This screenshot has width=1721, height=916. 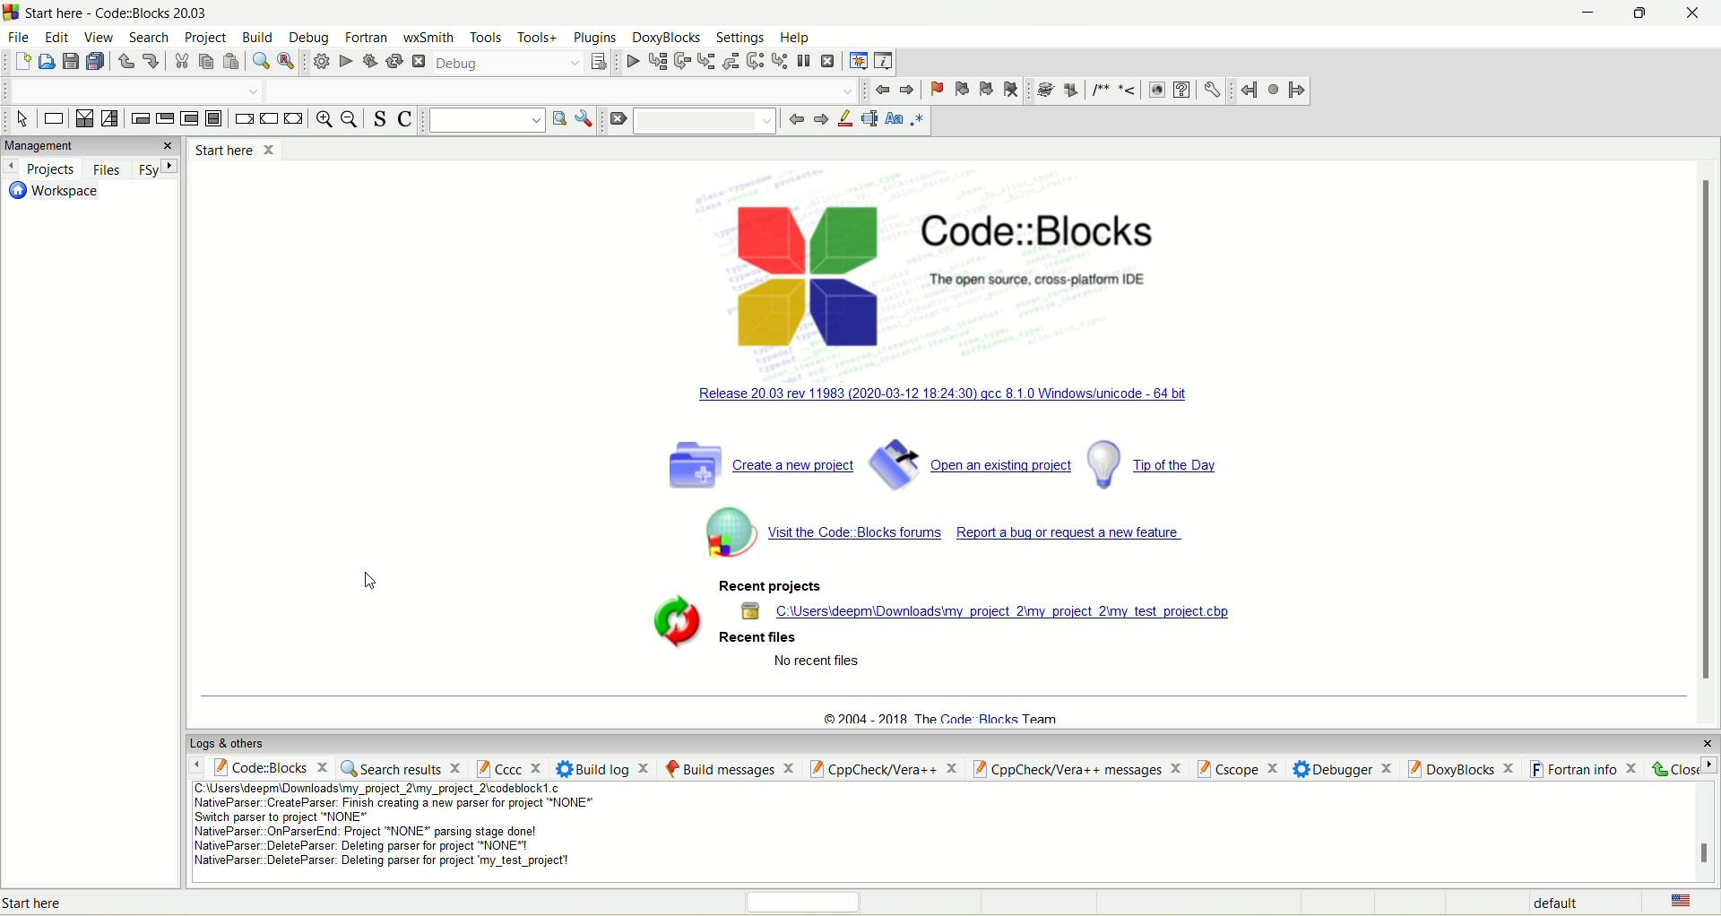 I want to click on jump forward, so click(x=1297, y=91).